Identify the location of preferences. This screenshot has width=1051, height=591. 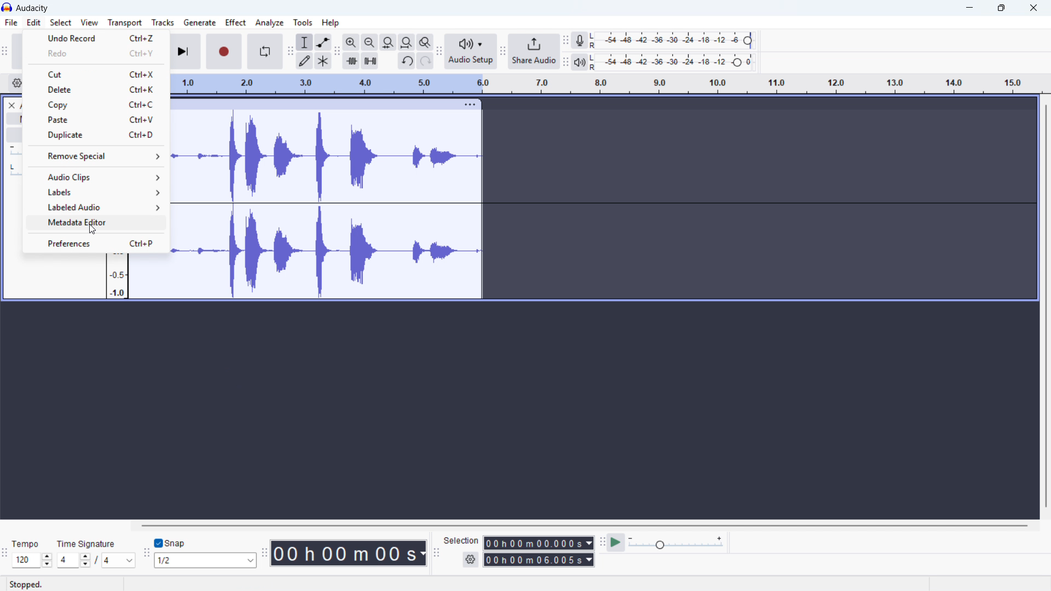
(96, 244).